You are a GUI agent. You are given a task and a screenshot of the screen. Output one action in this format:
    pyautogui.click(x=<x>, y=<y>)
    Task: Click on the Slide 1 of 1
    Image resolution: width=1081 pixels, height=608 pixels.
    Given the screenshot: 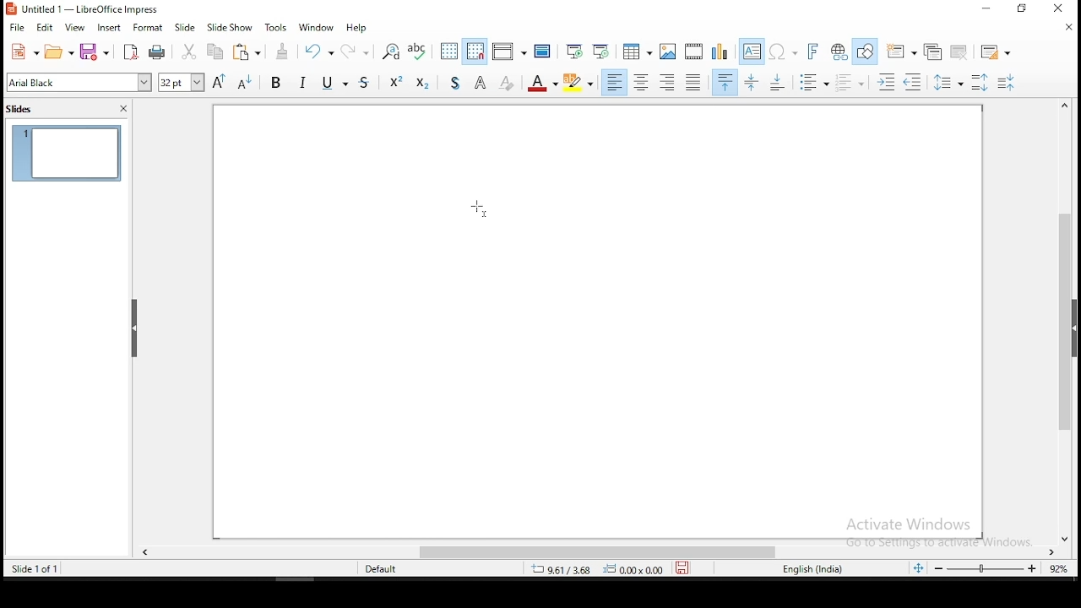 What is the action you would take?
    pyautogui.click(x=32, y=567)
    